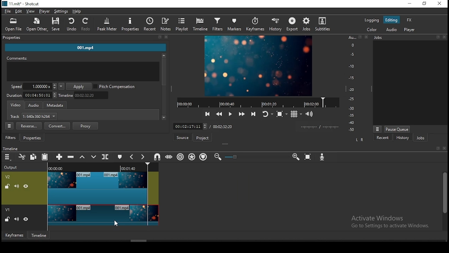 The height and width of the screenshot is (253, 449). What do you see at coordinates (181, 157) in the screenshot?
I see `ripple` at bounding box center [181, 157].